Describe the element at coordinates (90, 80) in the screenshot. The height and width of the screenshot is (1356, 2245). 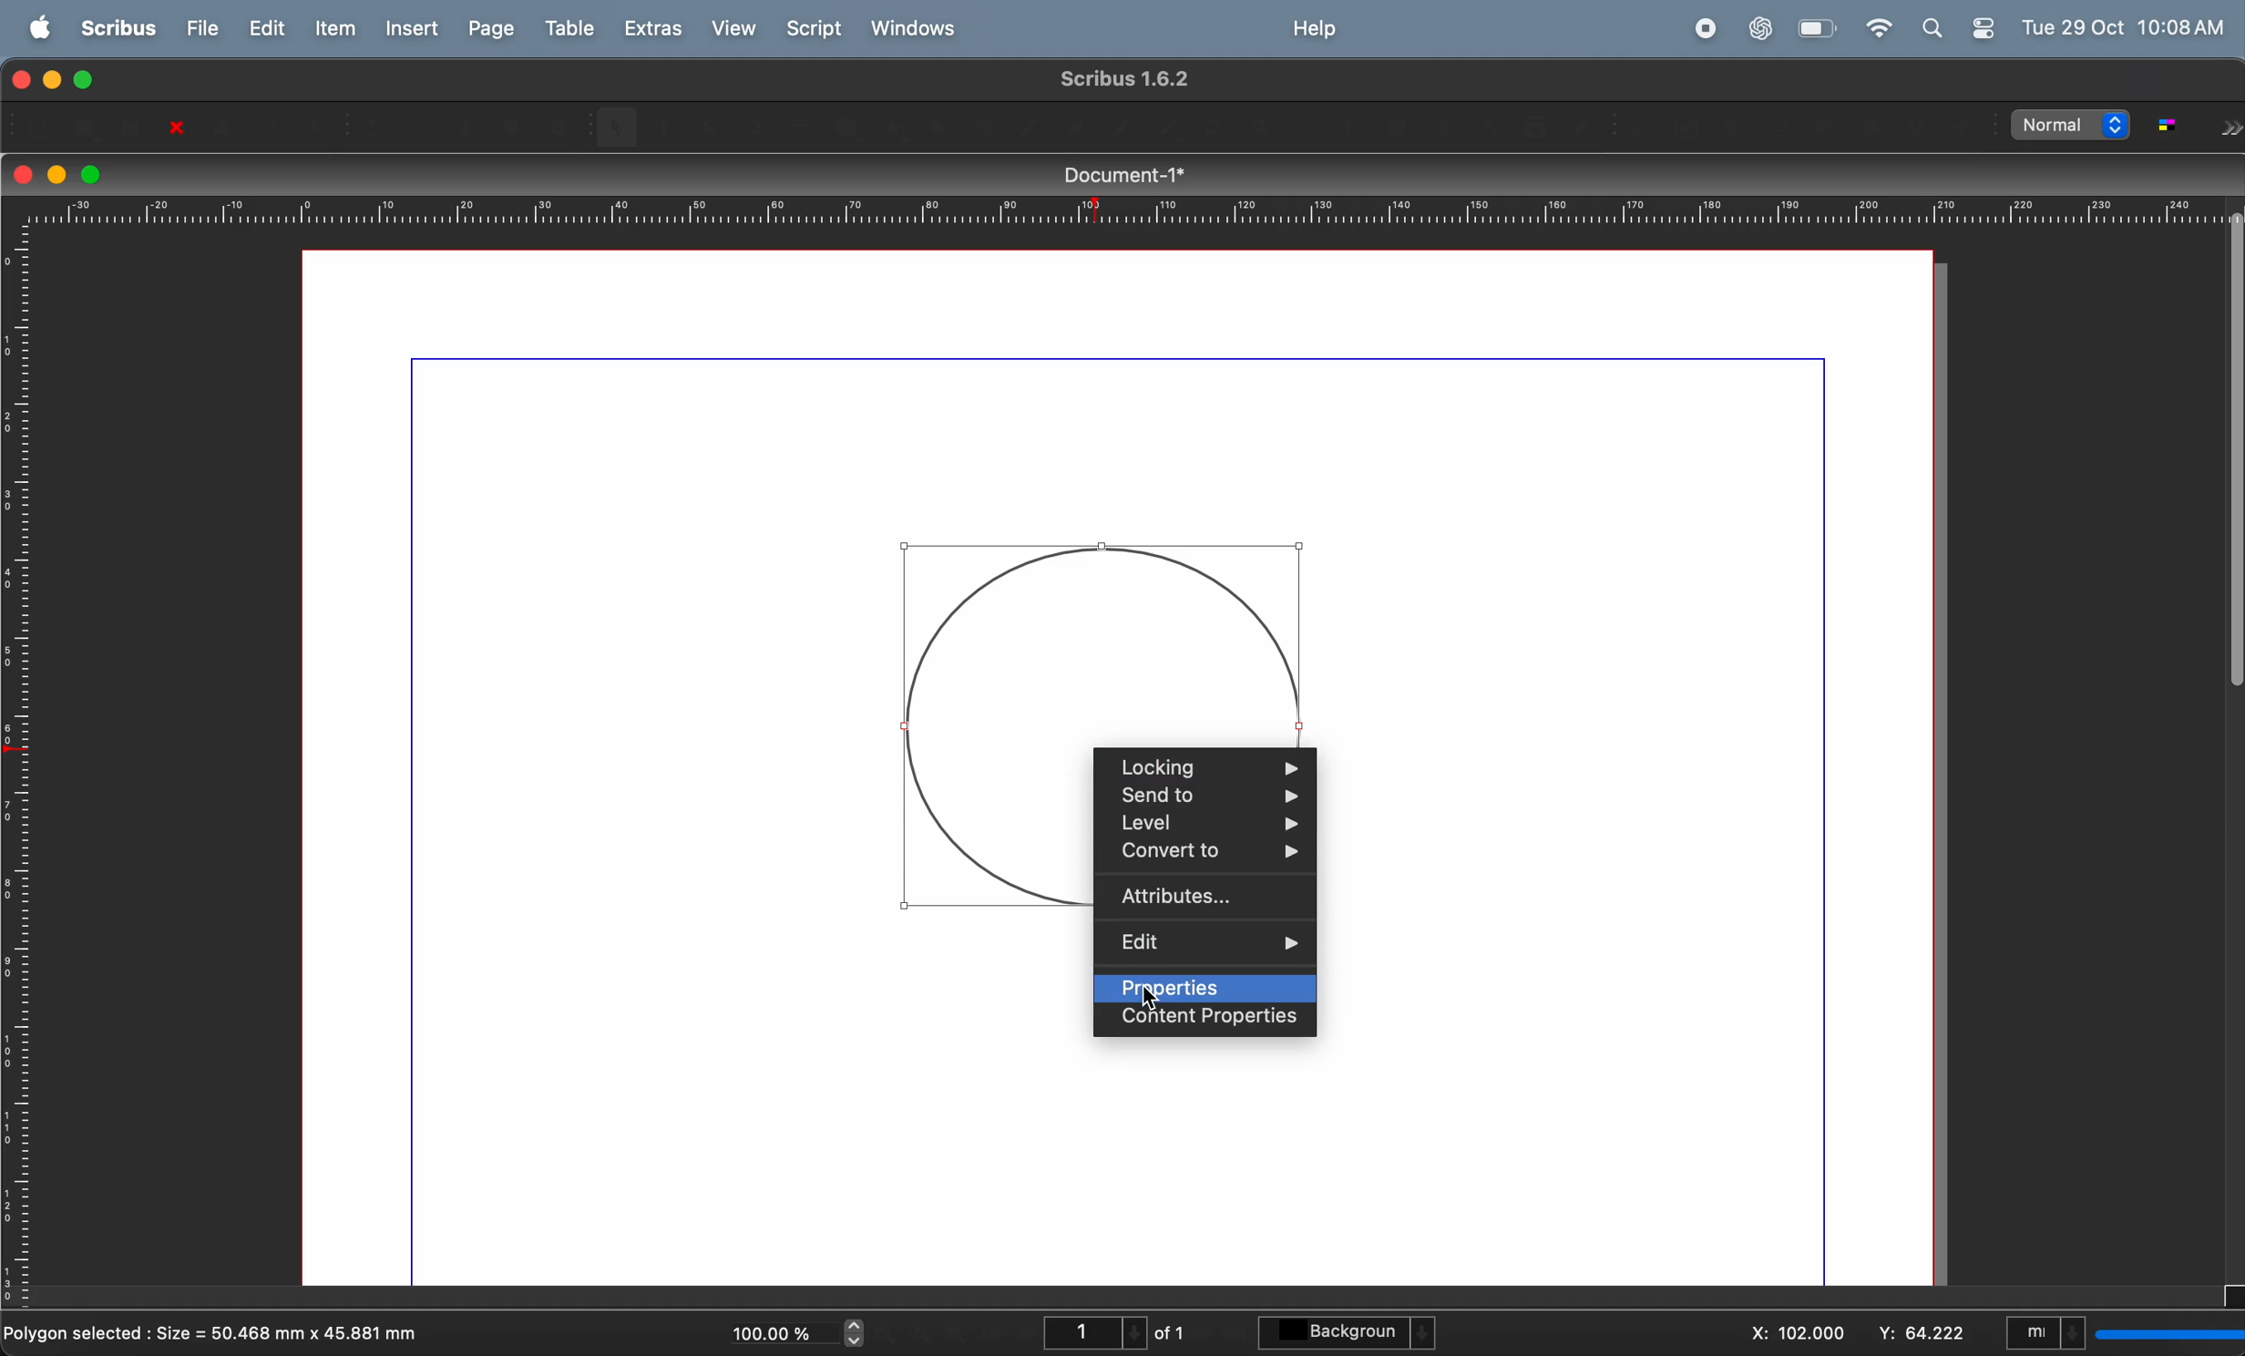
I see `maximize` at that location.